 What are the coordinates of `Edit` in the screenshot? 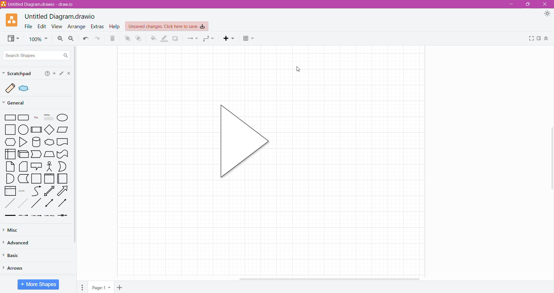 It's located at (42, 26).